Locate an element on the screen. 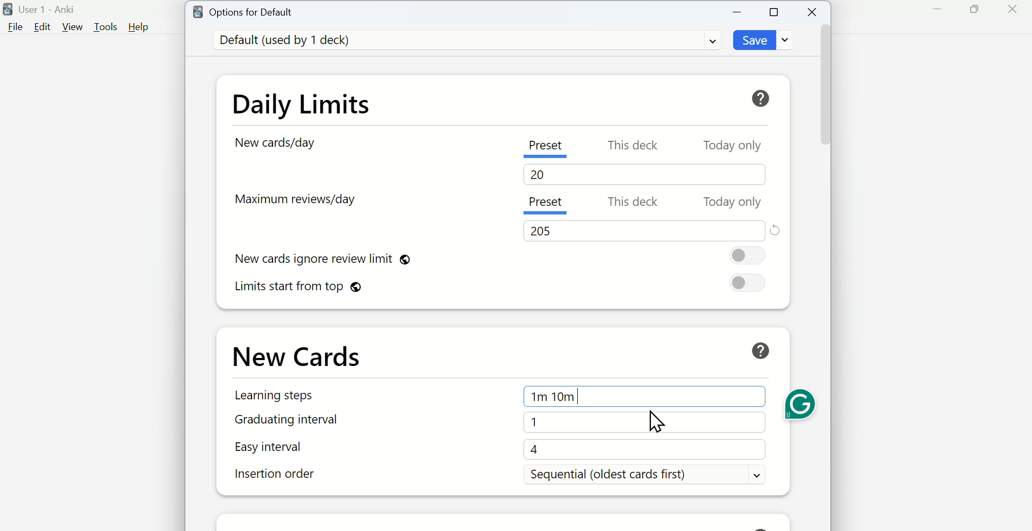 This screenshot has width=1032, height=531. File is located at coordinates (15, 29).